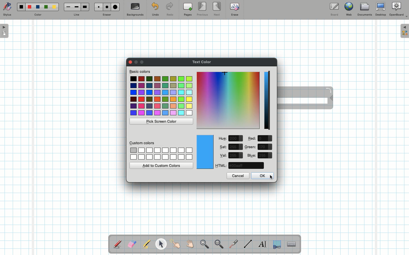 The height and width of the screenshot is (255, 409). What do you see at coordinates (162, 165) in the screenshot?
I see `Add to custom colors` at bounding box center [162, 165].